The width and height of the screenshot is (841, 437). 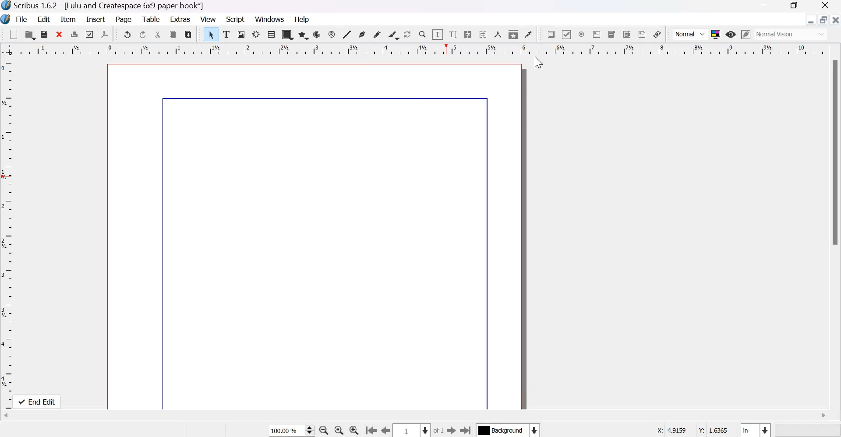 I want to click on Select the current page, so click(x=410, y=430).